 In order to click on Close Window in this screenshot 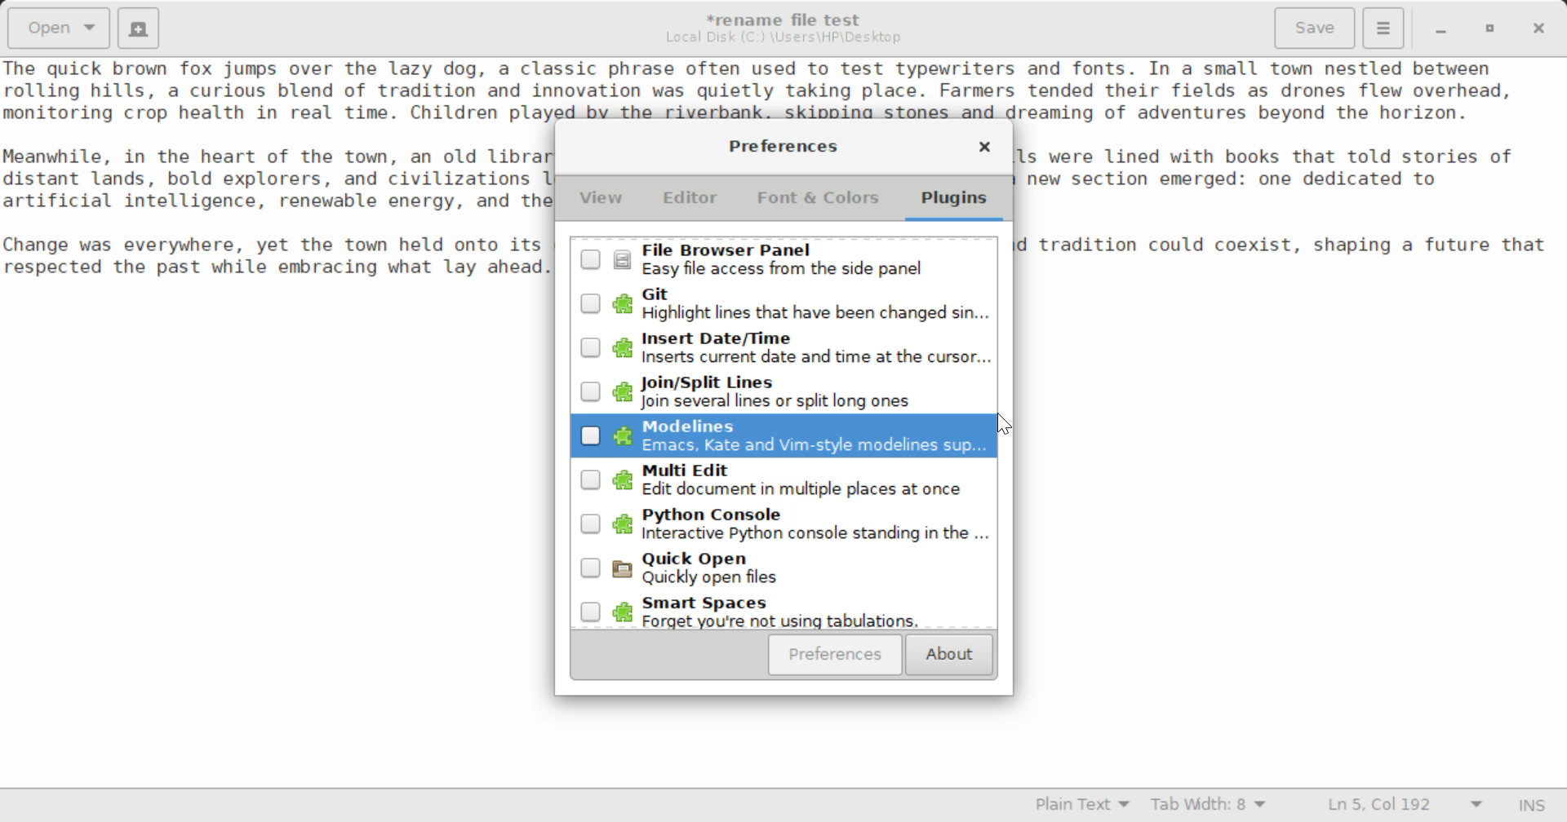, I will do `click(984, 149)`.